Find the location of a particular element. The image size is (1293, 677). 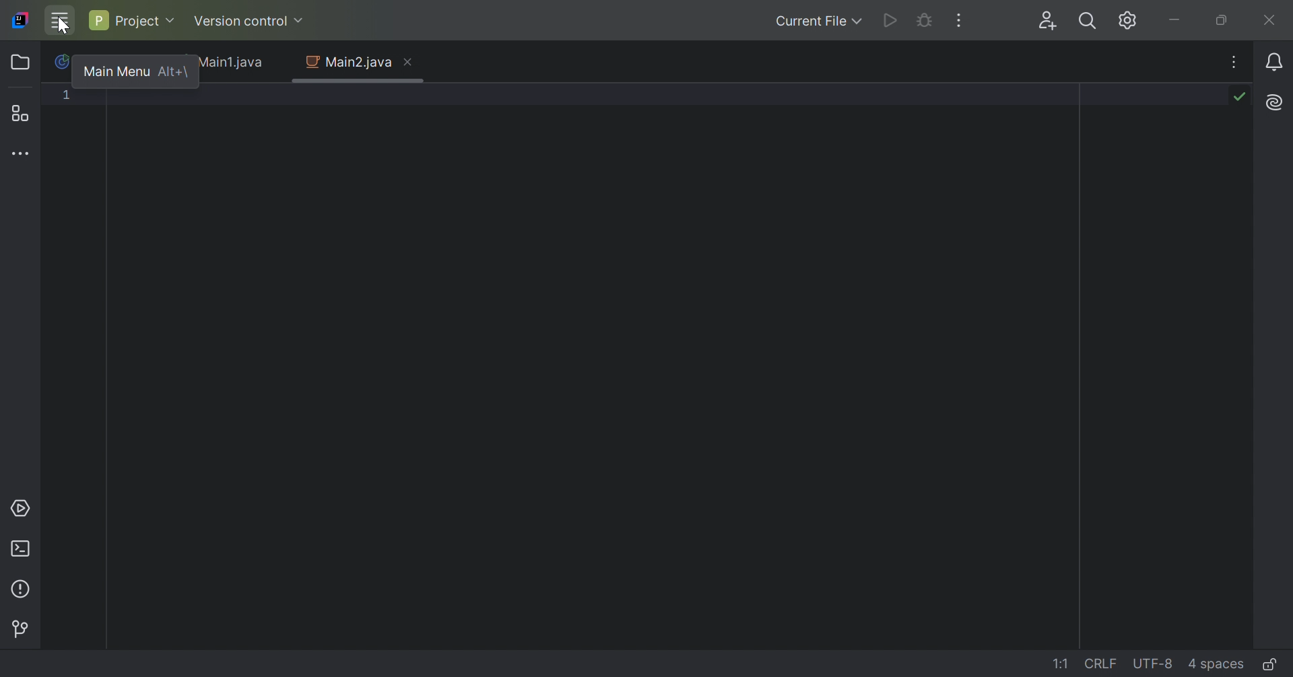

Current File is located at coordinates (816, 22).